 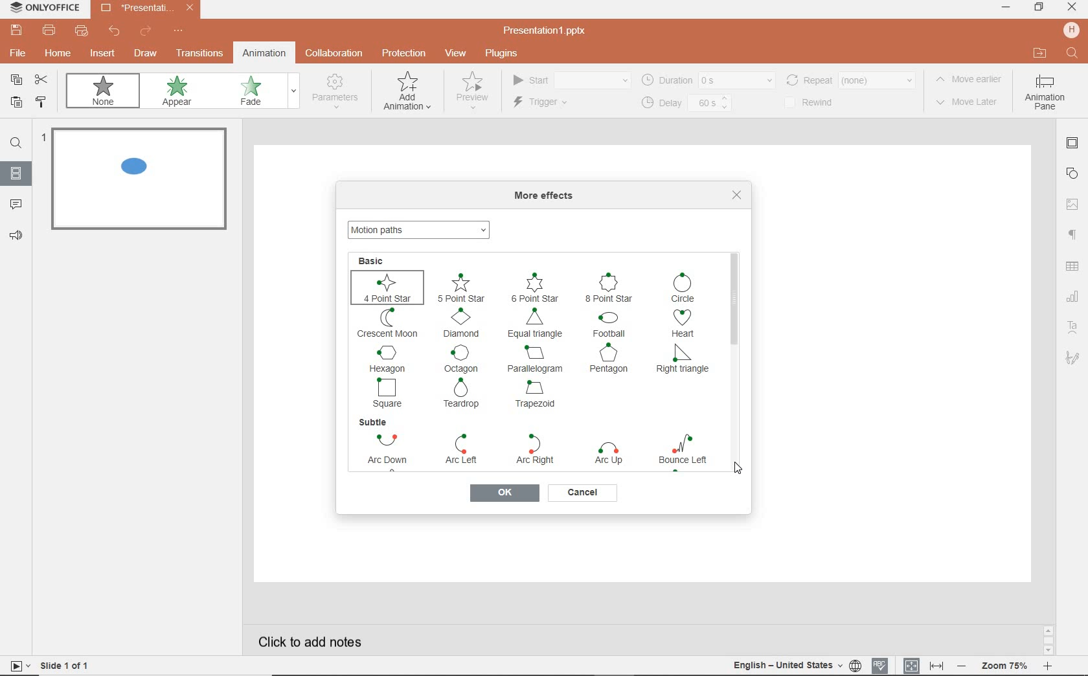 What do you see at coordinates (611, 360) in the screenshot?
I see `PENTAGON` at bounding box center [611, 360].